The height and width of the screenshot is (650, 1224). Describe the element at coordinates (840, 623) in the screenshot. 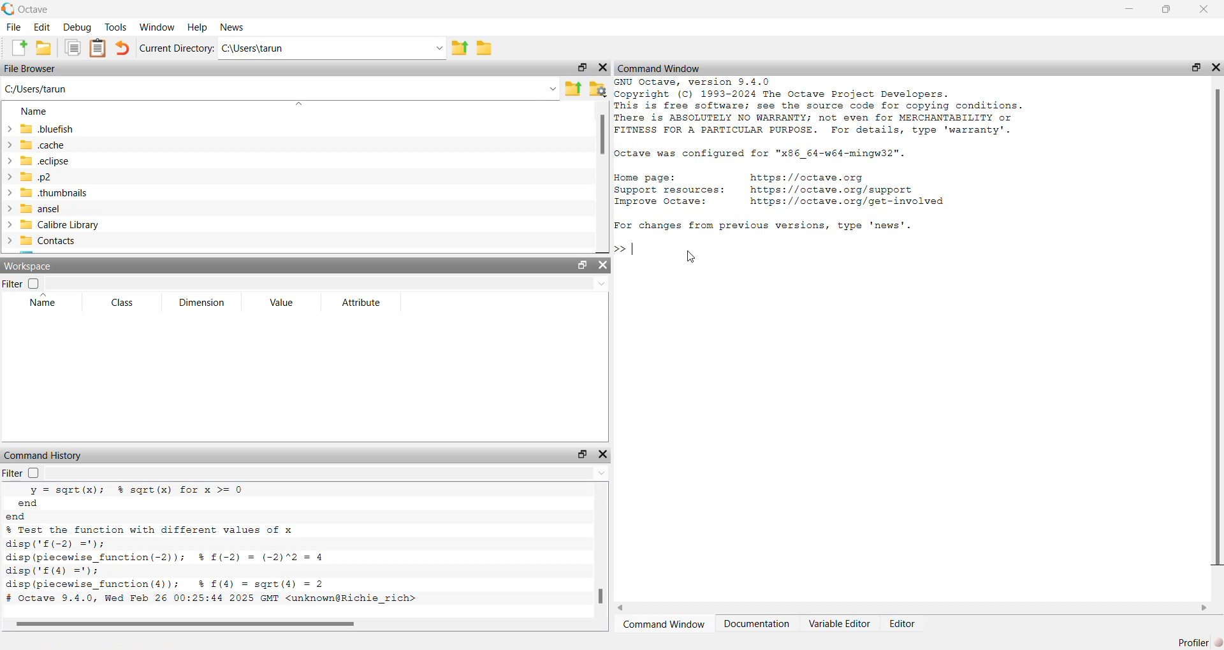

I see `Variable Editor` at that location.